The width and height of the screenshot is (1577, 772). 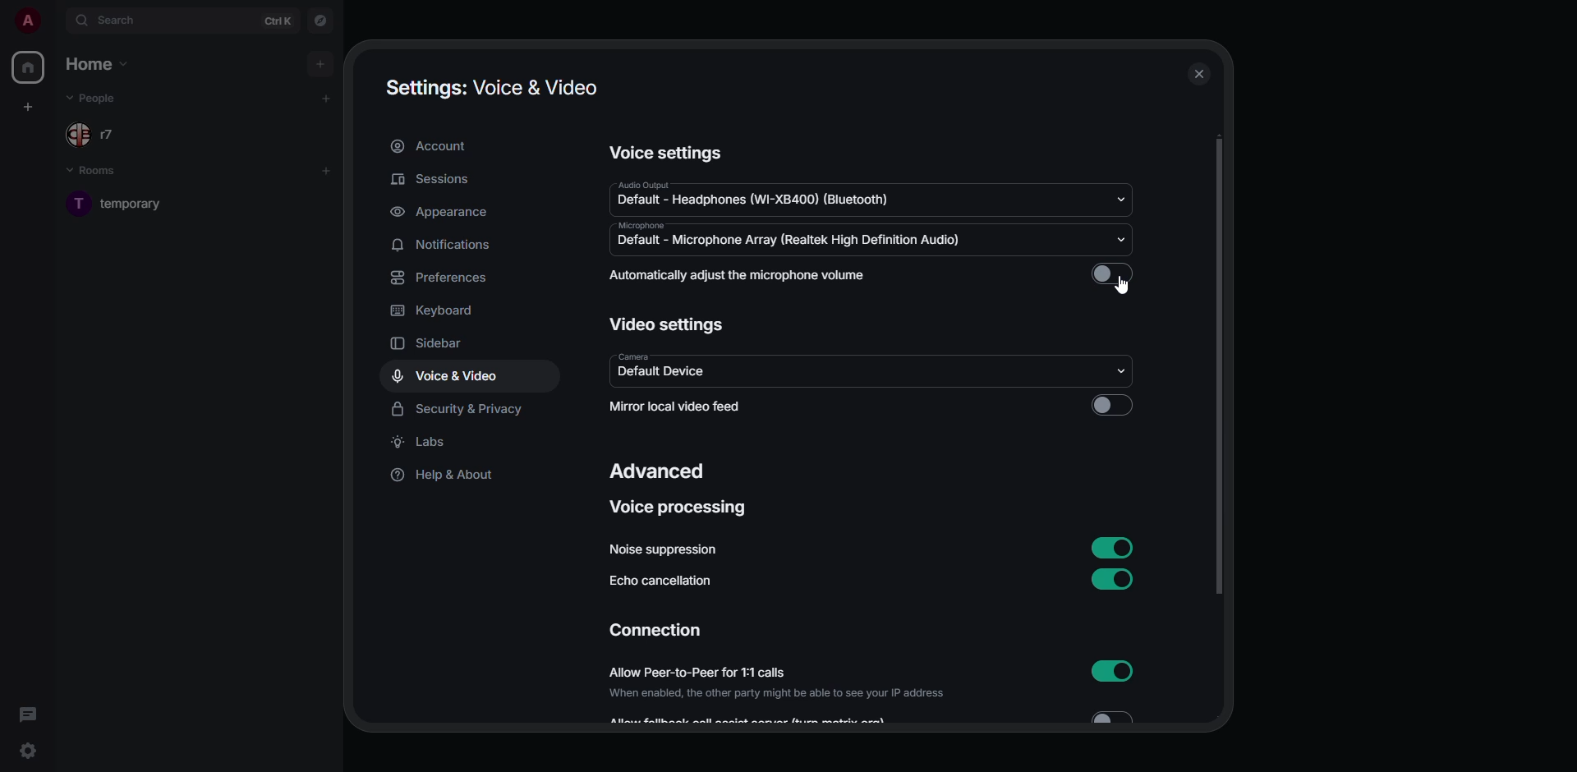 I want to click on drop down, so click(x=1124, y=370).